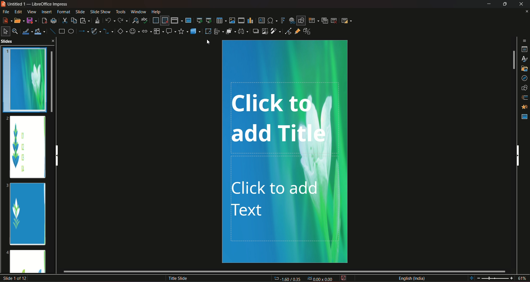  Describe the element at coordinates (264, 31) in the screenshot. I see `crop image` at that location.